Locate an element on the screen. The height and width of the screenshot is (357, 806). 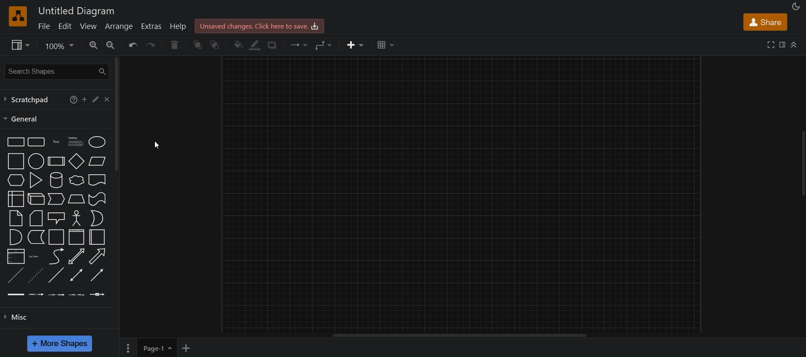
to back is located at coordinates (217, 46).